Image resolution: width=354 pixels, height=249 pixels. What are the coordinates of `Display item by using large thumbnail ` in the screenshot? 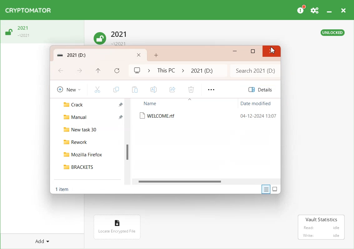 It's located at (276, 189).